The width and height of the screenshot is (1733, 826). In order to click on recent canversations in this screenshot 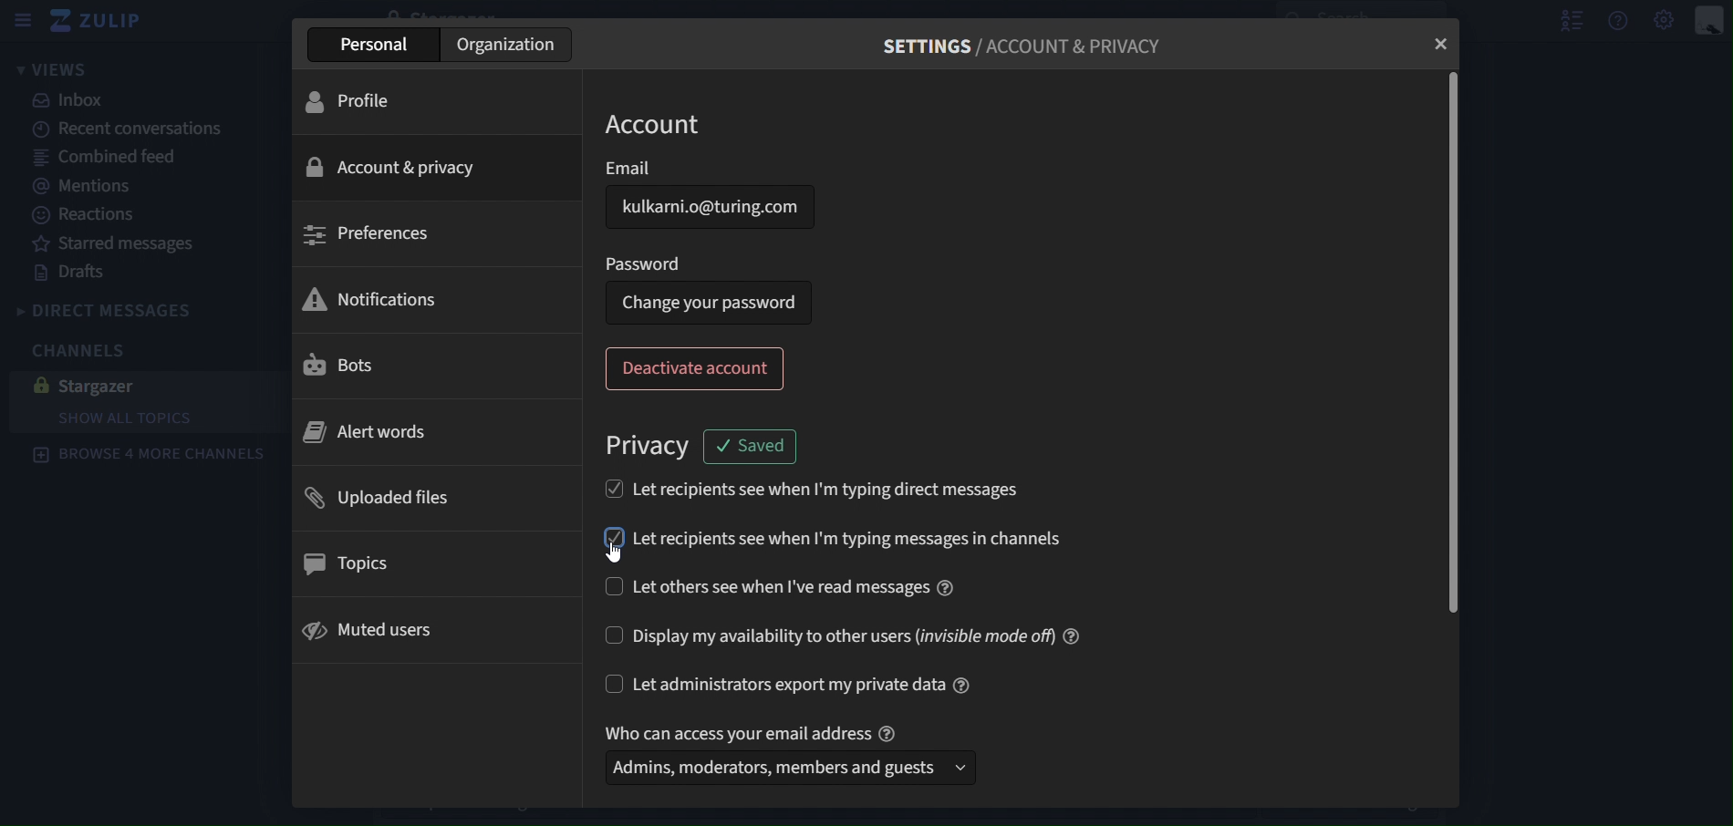, I will do `click(129, 129)`.